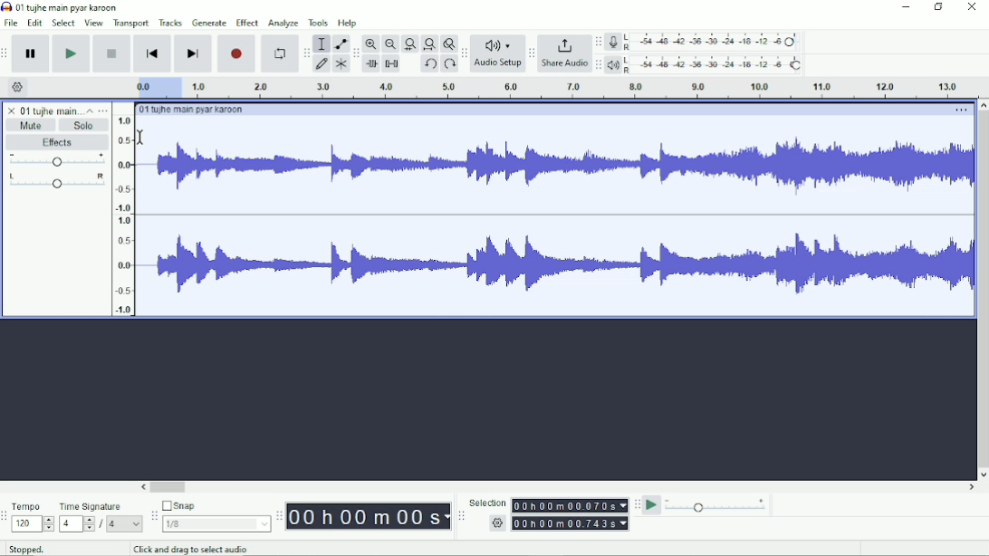  Describe the element at coordinates (430, 65) in the screenshot. I see `Undo` at that location.